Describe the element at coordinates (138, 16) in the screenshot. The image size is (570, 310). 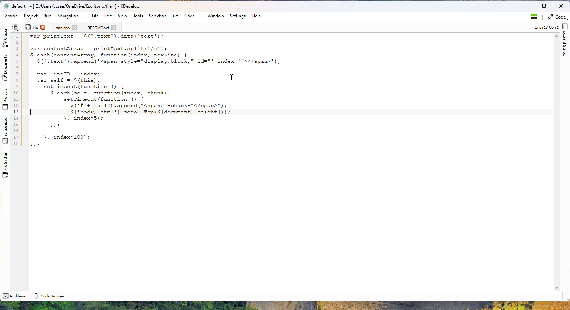
I see `Tools` at that location.